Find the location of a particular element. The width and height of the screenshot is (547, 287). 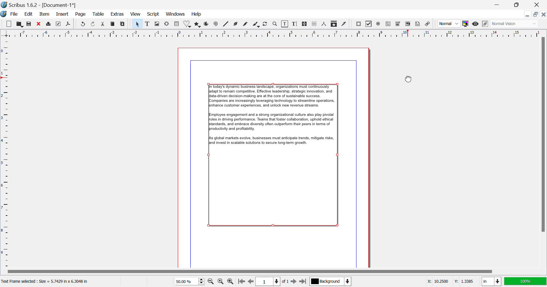

Shapes is located at coordinates (187, 24).